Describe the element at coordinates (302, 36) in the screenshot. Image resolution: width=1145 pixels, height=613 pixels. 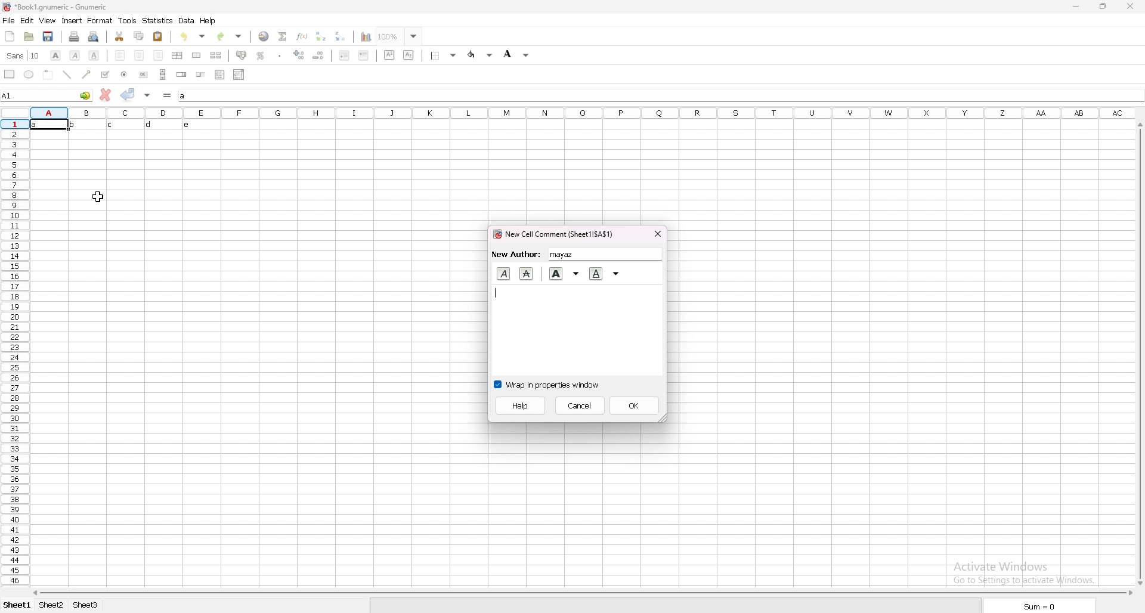
I see `function` at that location.